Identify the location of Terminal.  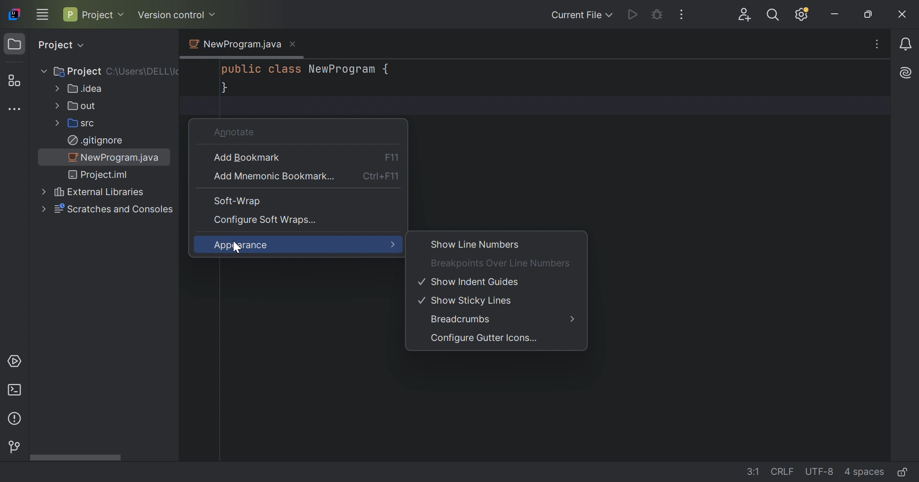
(14, 390).